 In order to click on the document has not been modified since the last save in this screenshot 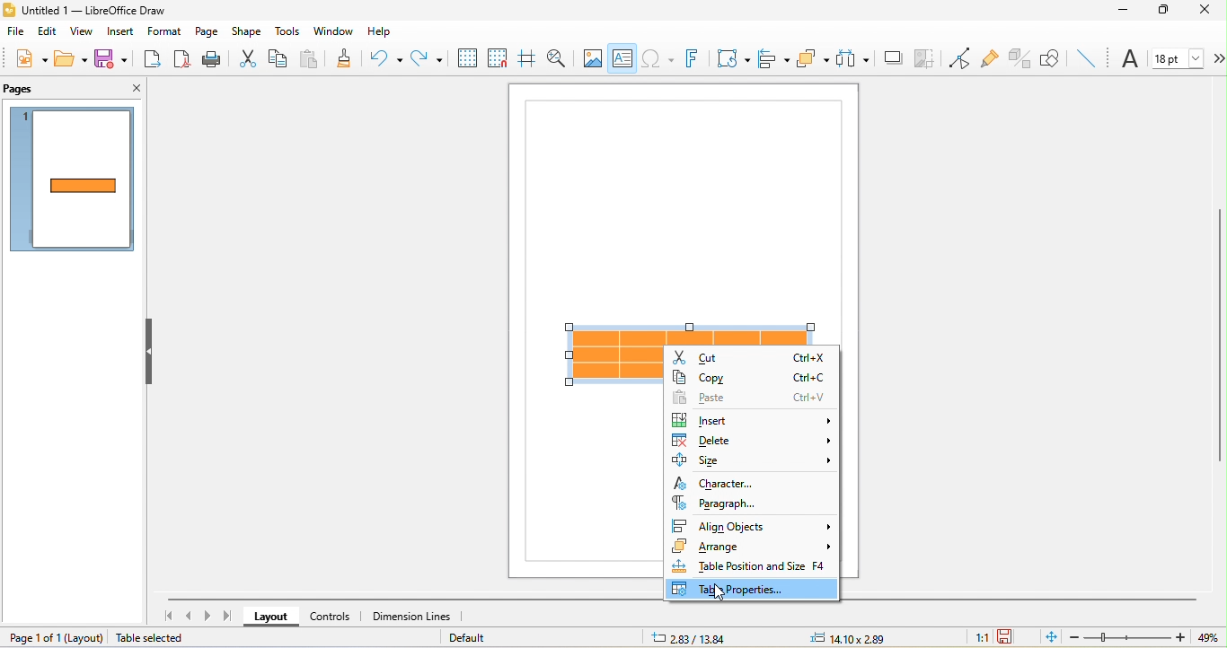, I will do `click(1015, 636)`.